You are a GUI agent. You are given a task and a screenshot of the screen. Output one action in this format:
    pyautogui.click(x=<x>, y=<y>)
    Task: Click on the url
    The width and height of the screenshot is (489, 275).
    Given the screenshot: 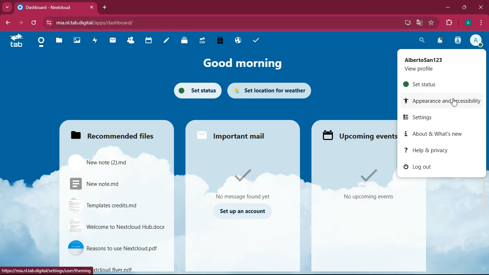 What is the action you would take?
    pyautogui.click(x=48, y=271)
    